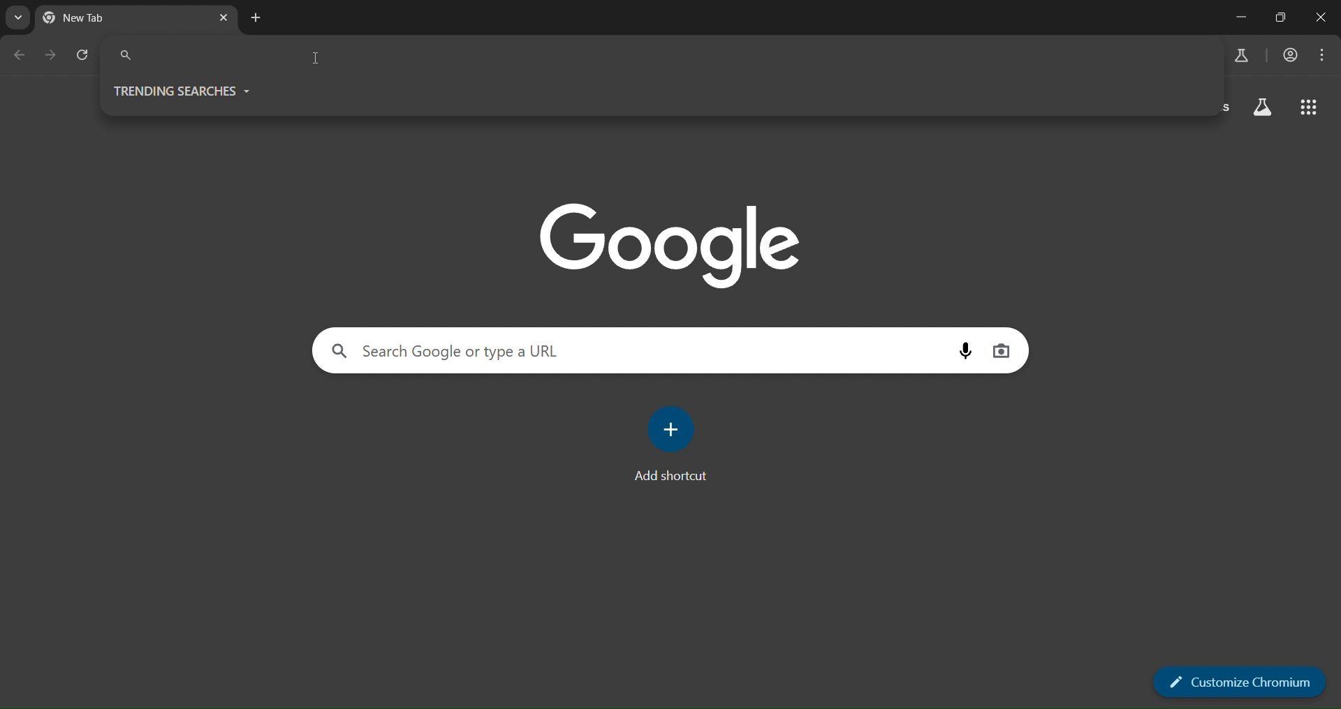 This screenshot has width=1341, height=709. What do you see at coordinates (256, 17) in the screenshot?
I see `new tab` at bounding box center [256, 17].